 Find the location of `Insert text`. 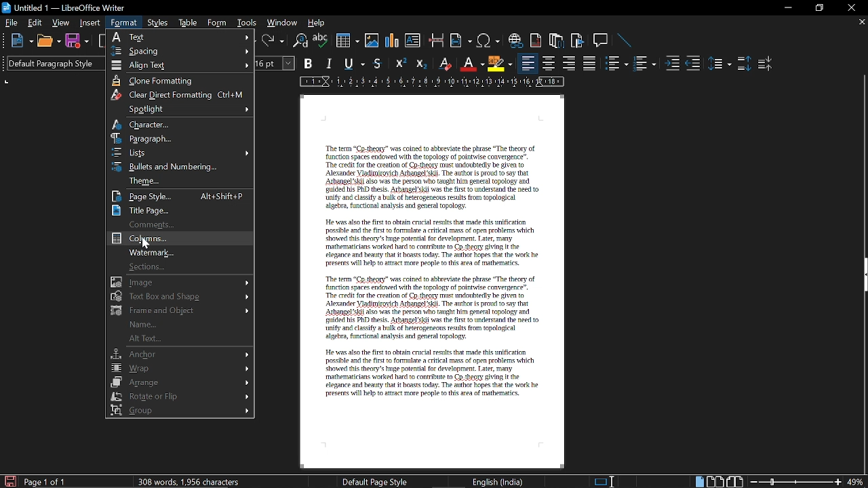

Insert text is located at coordinates (414, 41).